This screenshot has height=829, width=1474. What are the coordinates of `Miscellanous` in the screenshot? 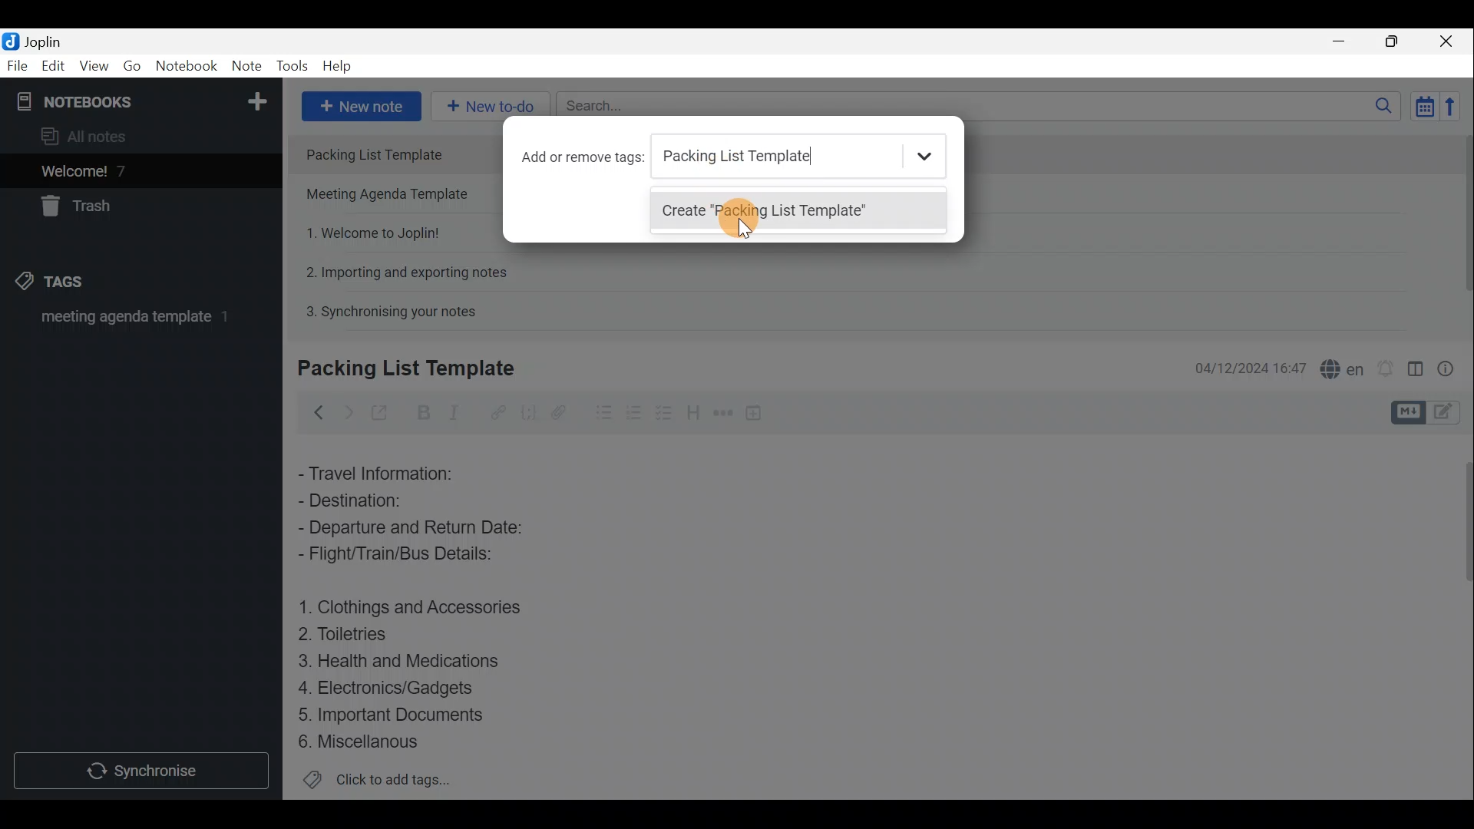 It's located at (360, 741).